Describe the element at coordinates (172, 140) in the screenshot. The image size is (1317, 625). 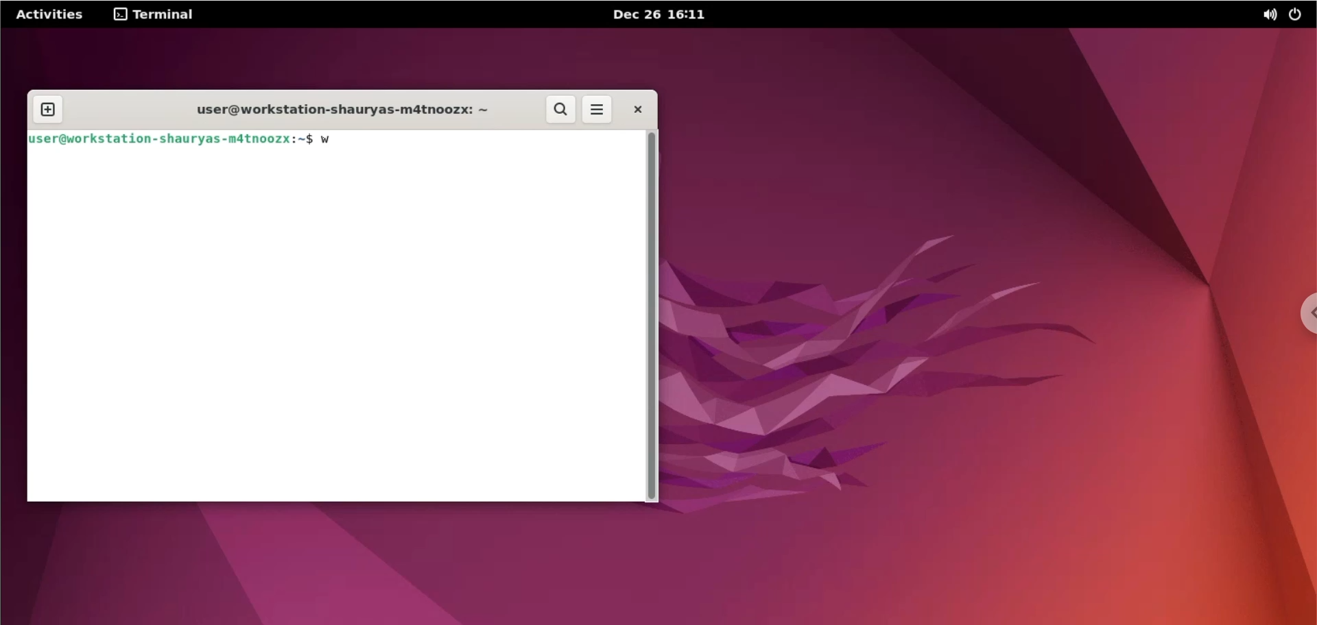
I see `shell prompt: user@workstation-shauryas-m4tnoozx:~$` at that location.